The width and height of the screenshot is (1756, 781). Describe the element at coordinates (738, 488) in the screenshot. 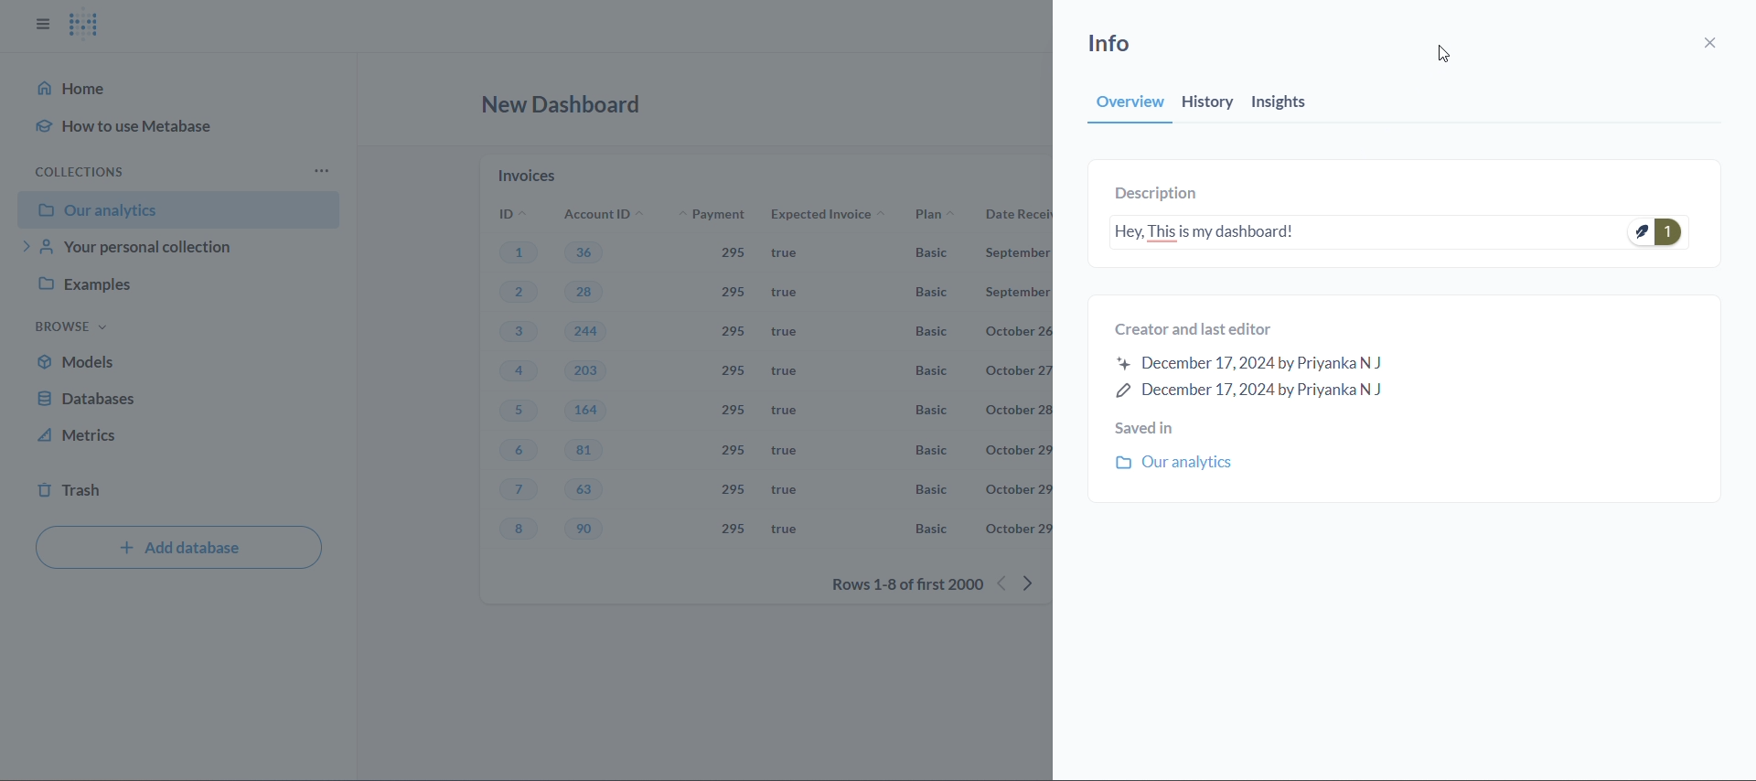

I see `295` at that location.